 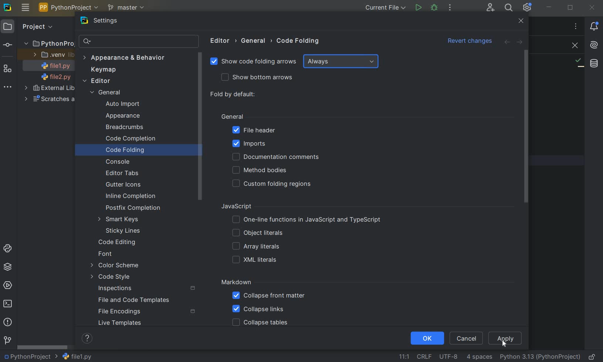 I want to click on CURRENT INTERPRETER, so click(x=540, y=357).